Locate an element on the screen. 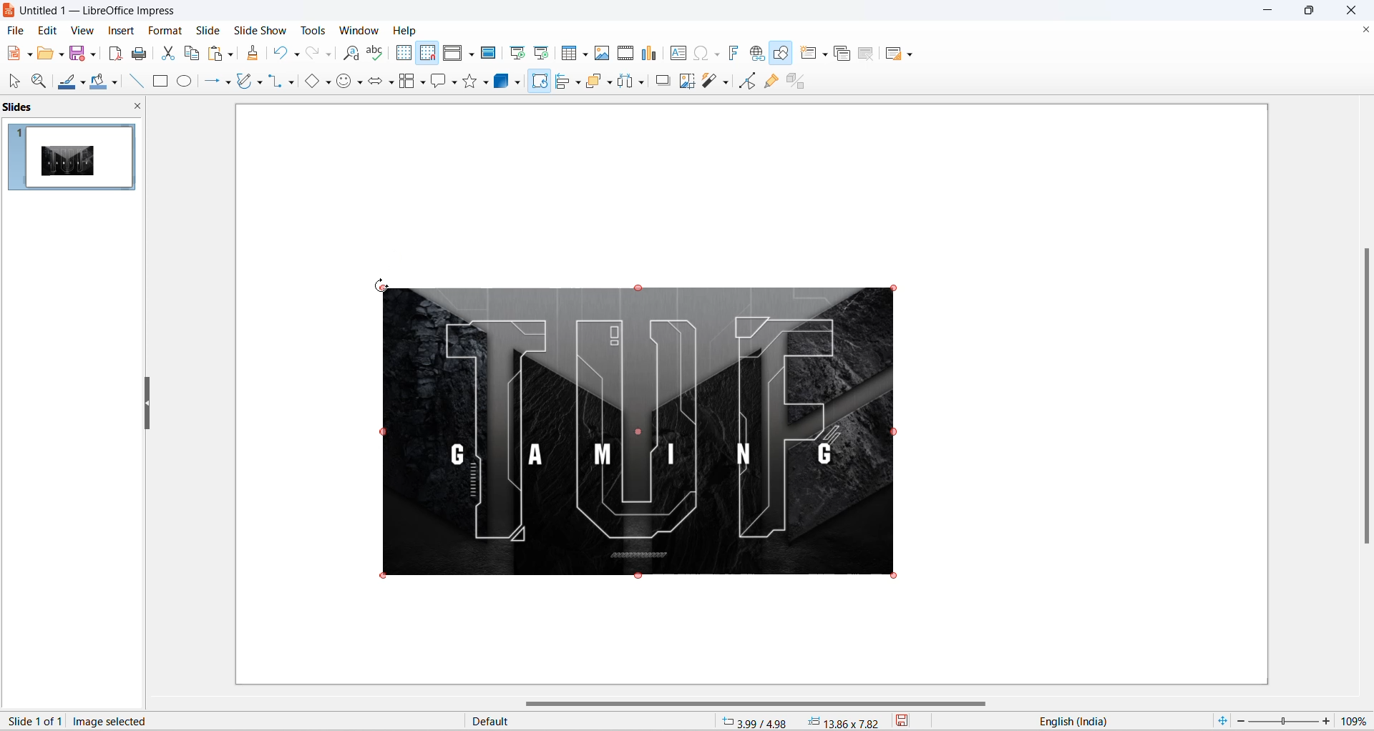 The height and width of the screenshot is (731, 1374). image selection markup is located at coordinates (381, 431).